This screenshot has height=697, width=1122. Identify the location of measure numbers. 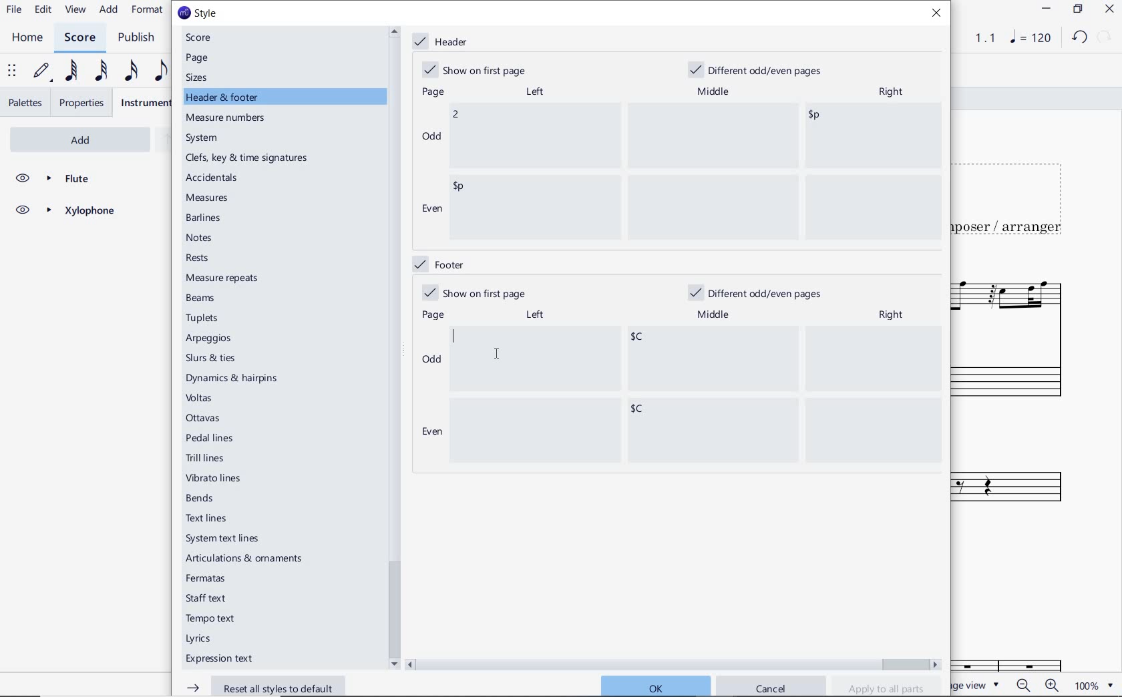
(228, 119).